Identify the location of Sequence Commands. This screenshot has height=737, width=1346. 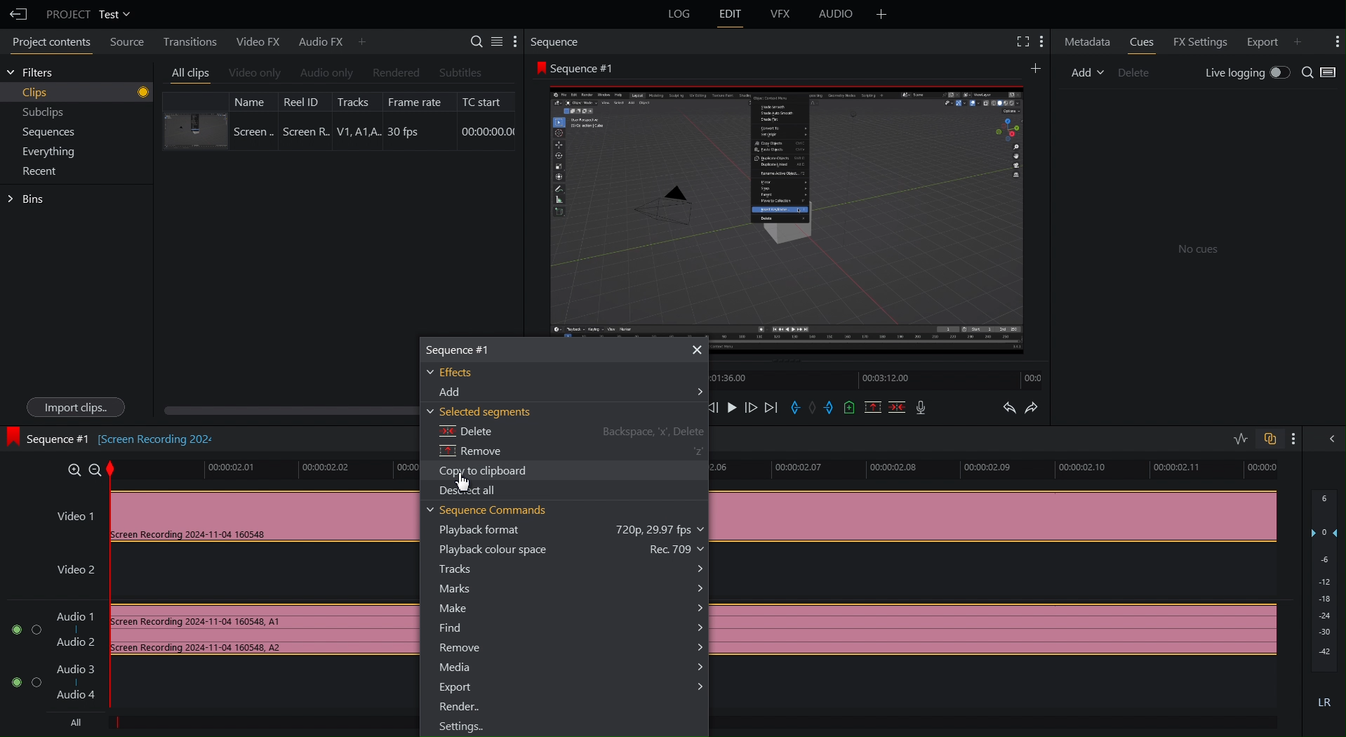
(490, 510).